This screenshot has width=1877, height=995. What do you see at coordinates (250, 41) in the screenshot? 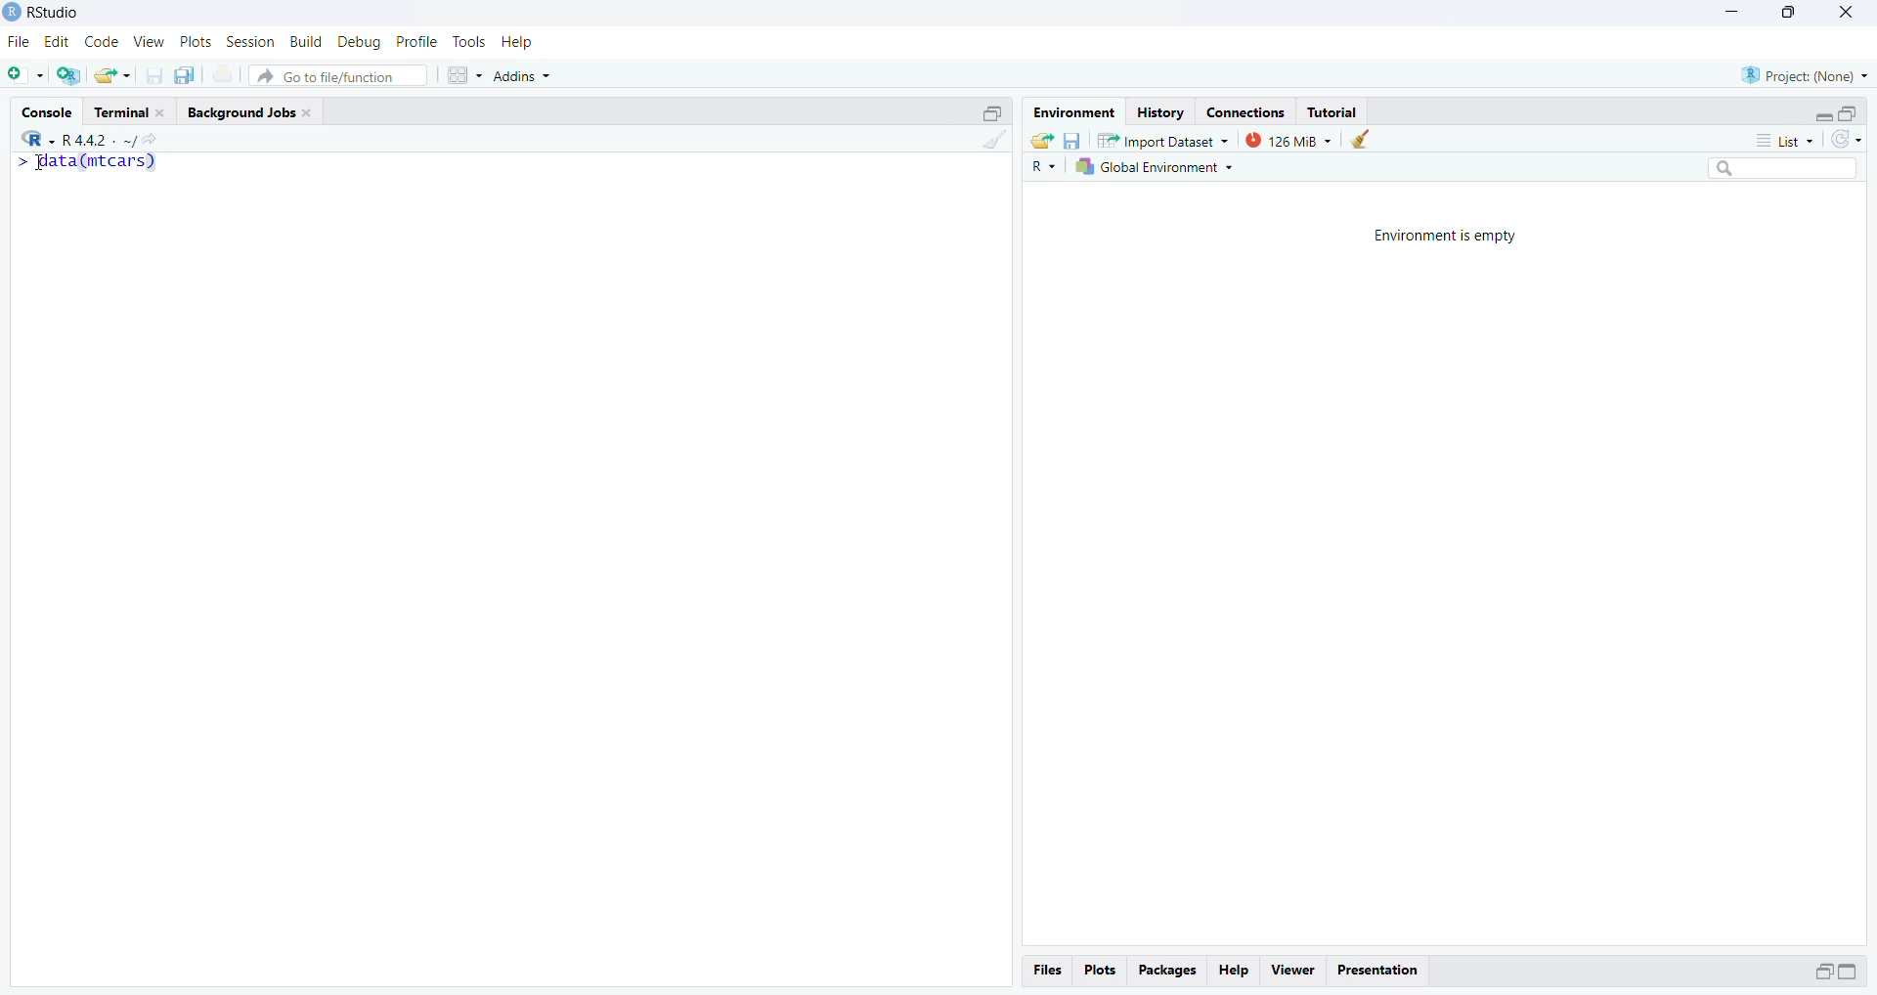
I see `Session` at bounding box center [250, 41].